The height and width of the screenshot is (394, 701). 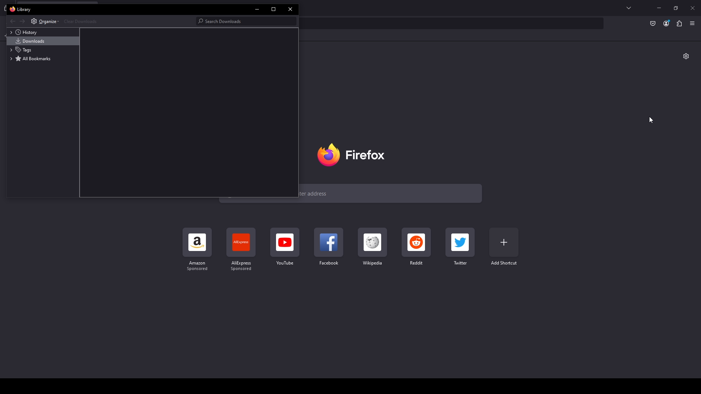 I want to click on Organize, so click(x=45, y=21).